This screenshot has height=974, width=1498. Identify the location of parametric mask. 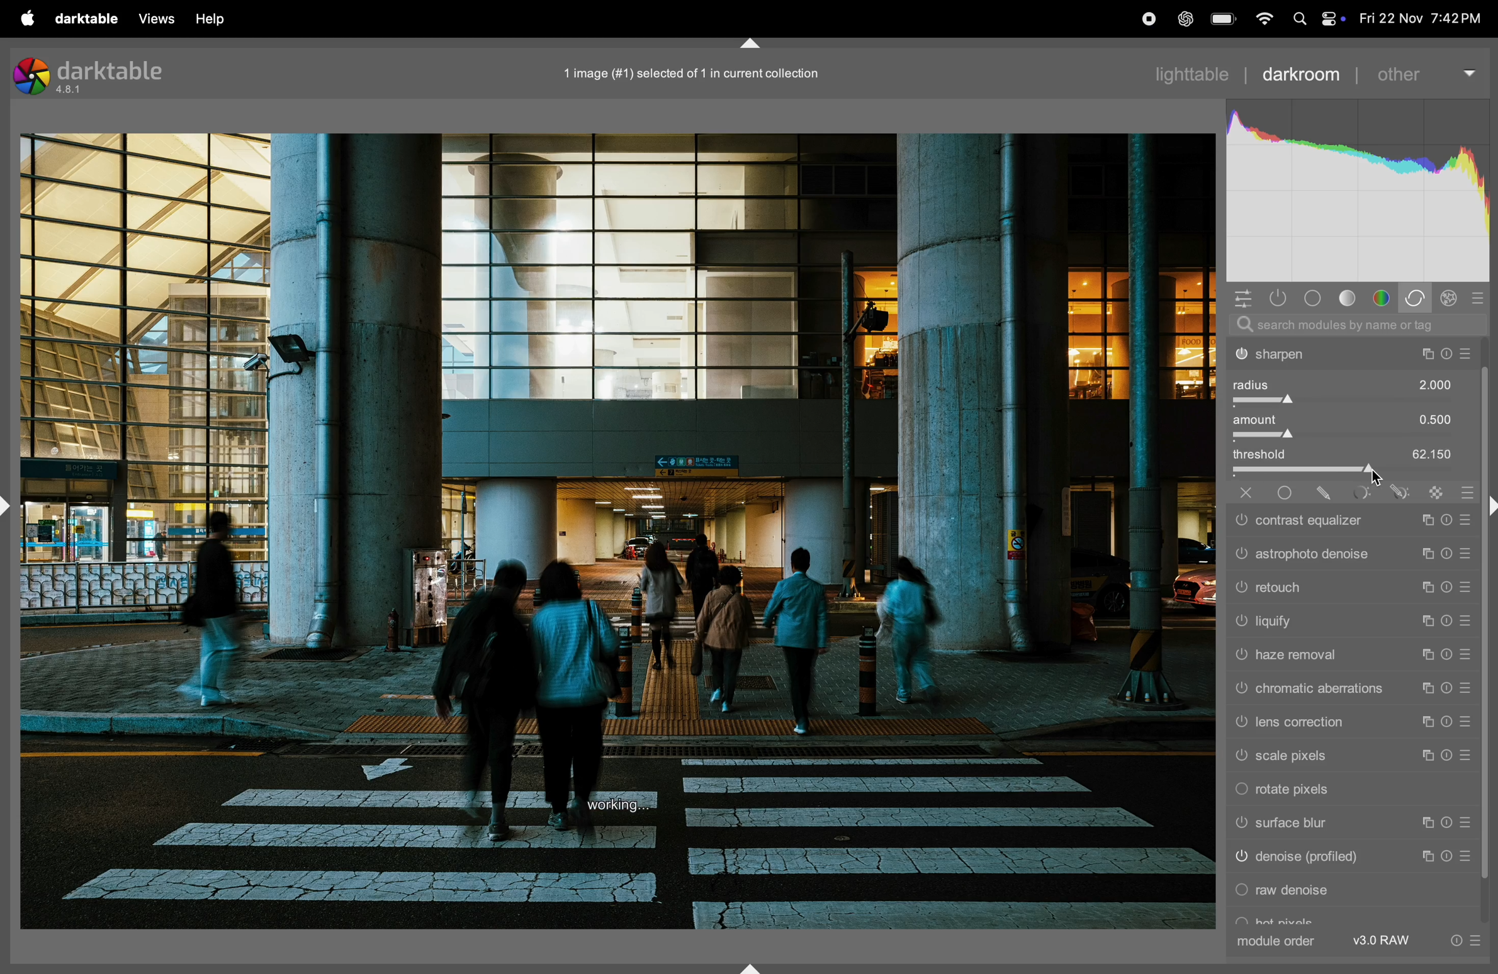
(1356, 491).